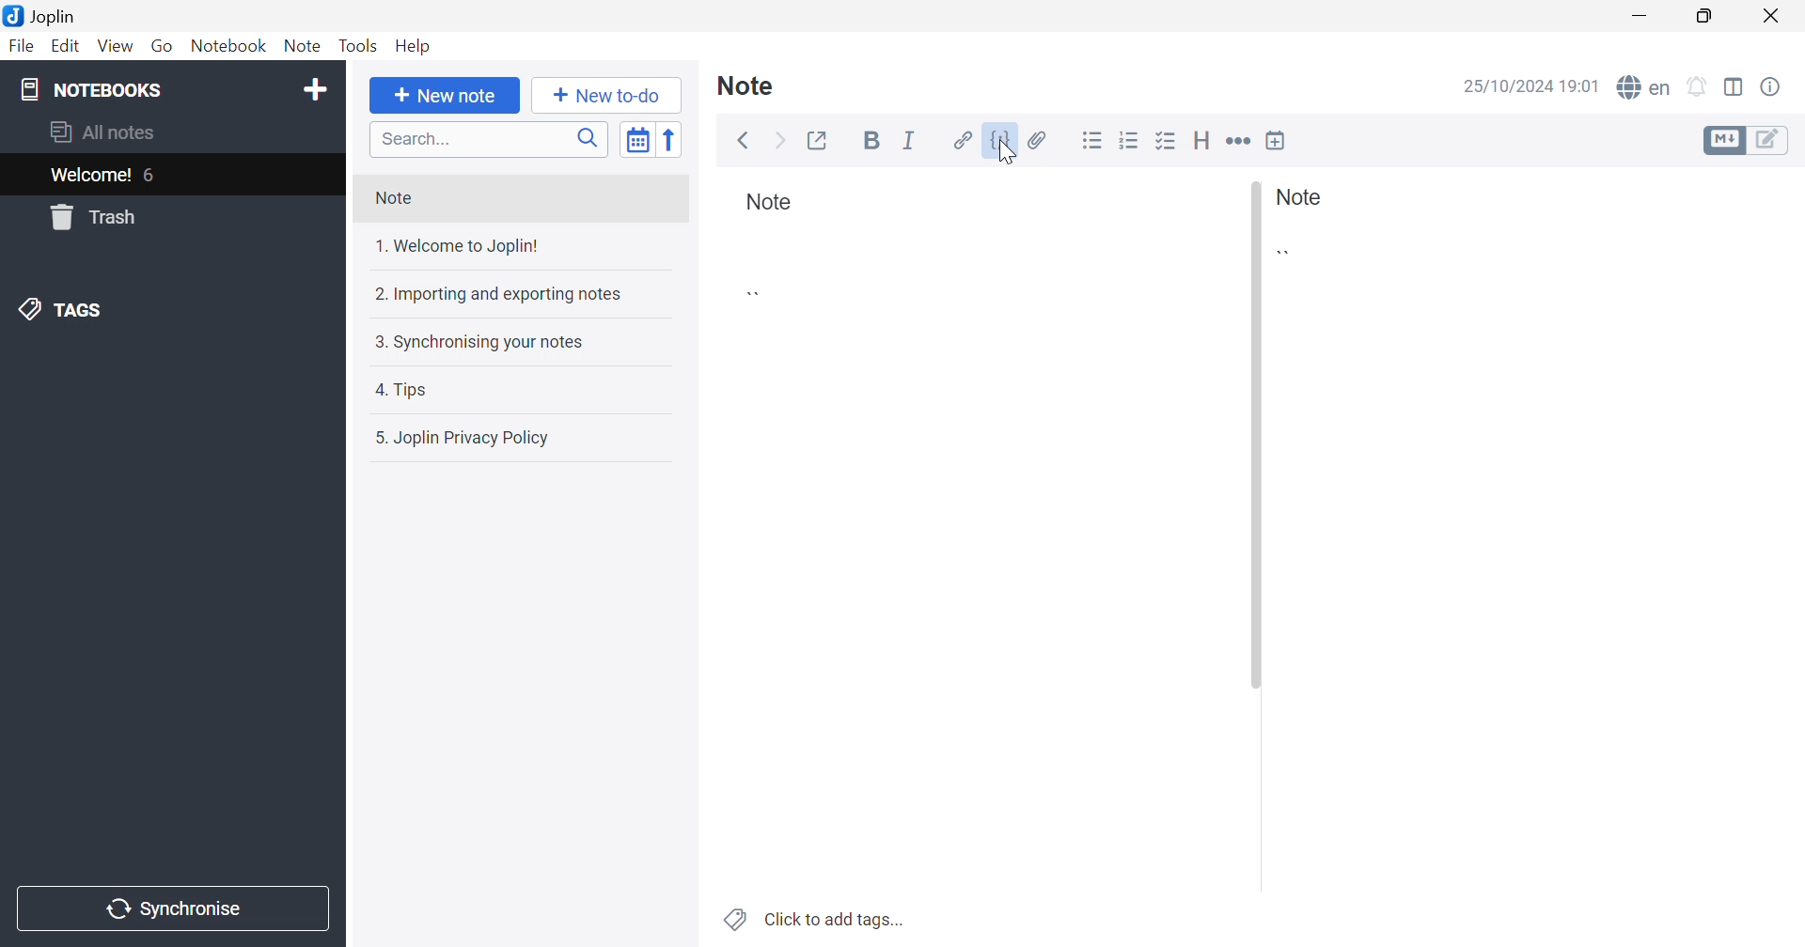 This screenshot has width=1805, height=947. I want to click on Welcome!, so click(92, 175).